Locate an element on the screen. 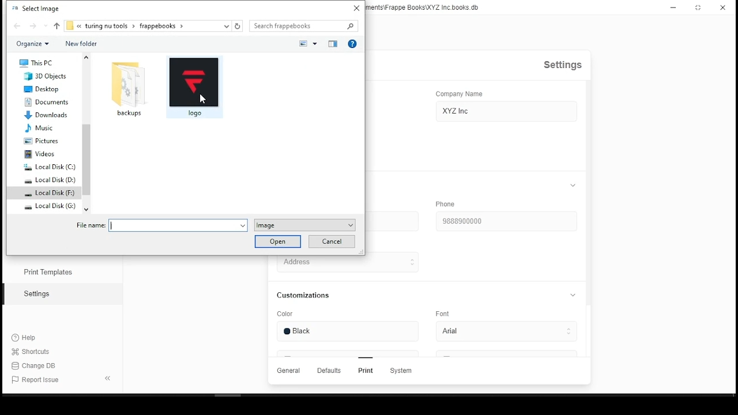 This screenshot has width=738, height=415. Color is located at coordinates (285, 314).